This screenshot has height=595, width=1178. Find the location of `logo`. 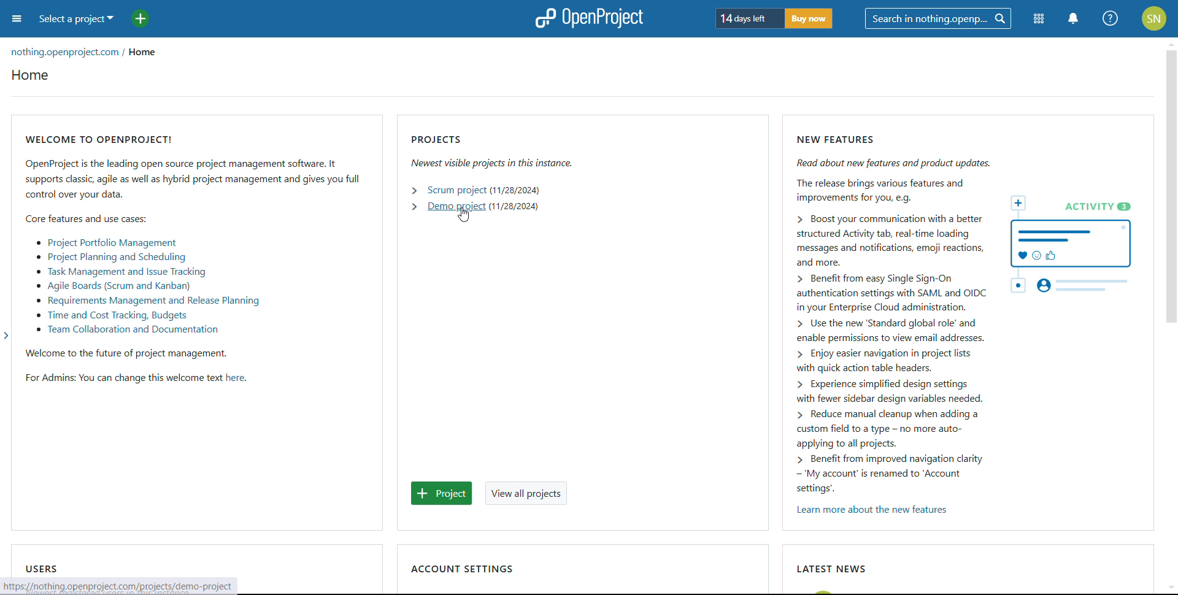

logo is located at coordinates (588, 18).